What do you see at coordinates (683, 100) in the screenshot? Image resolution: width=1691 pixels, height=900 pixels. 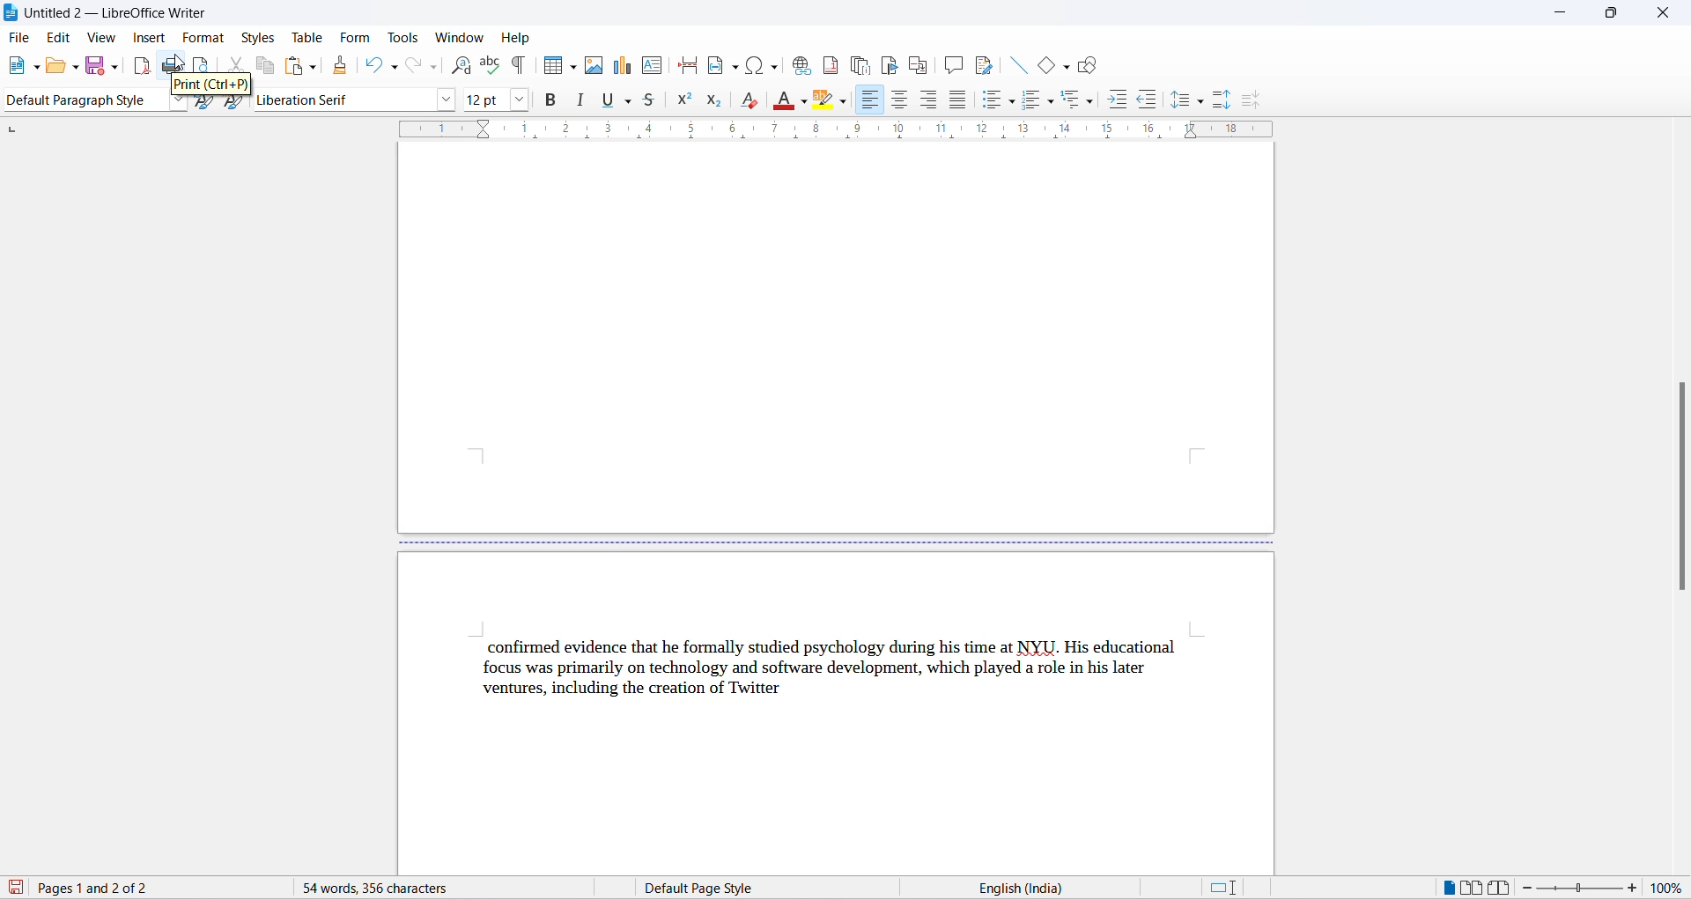 I see `superscript` at bounding box center [683, 100].